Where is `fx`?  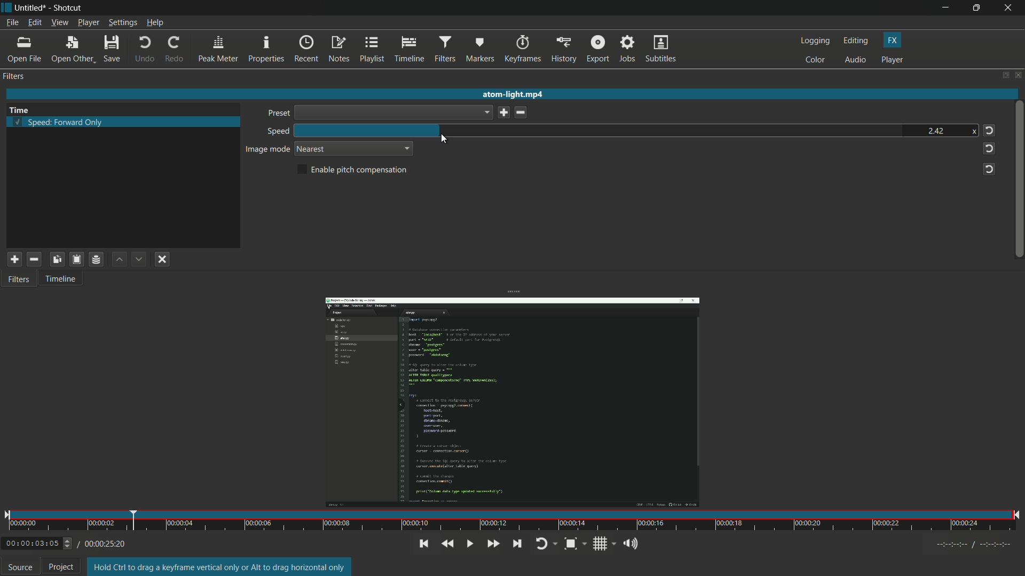
fx is located at coordinates (894, 41).